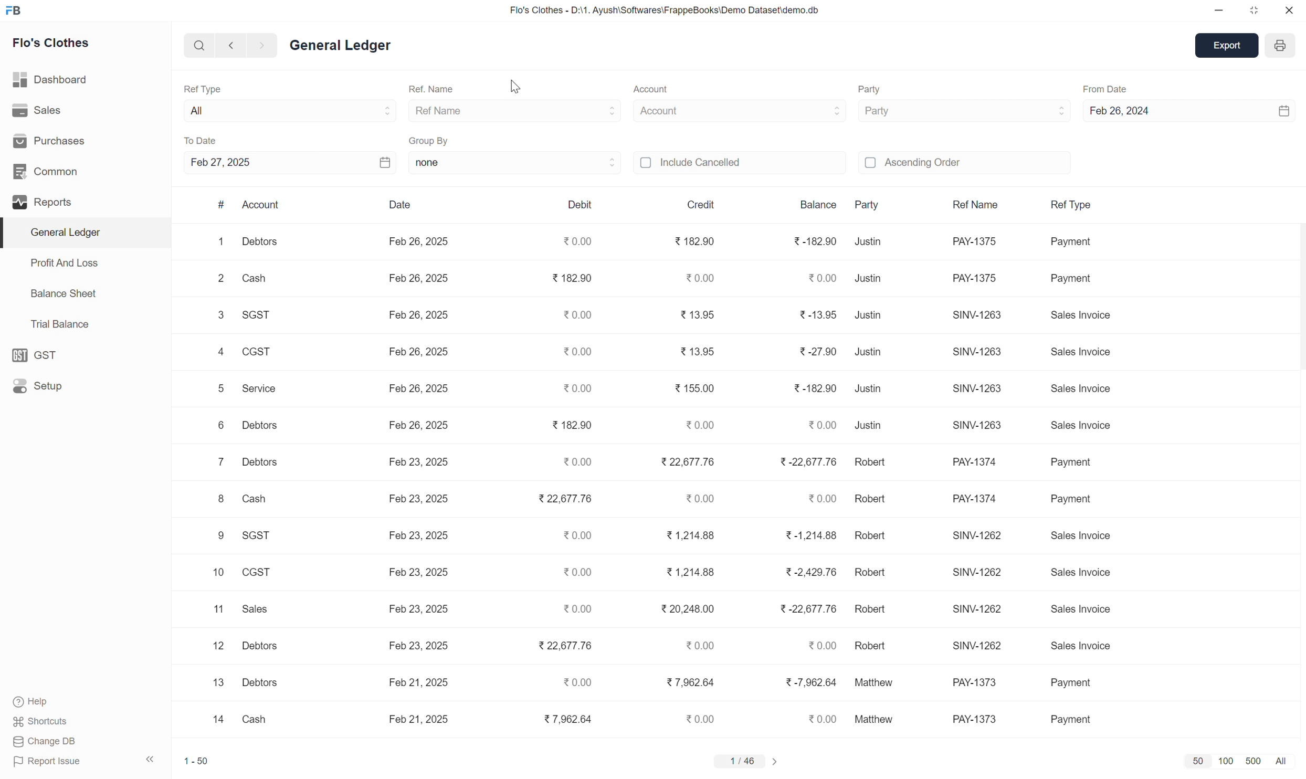  Describe the element at coordinates (975, 497) in the screenshot. I see `pay-1374` at that location.